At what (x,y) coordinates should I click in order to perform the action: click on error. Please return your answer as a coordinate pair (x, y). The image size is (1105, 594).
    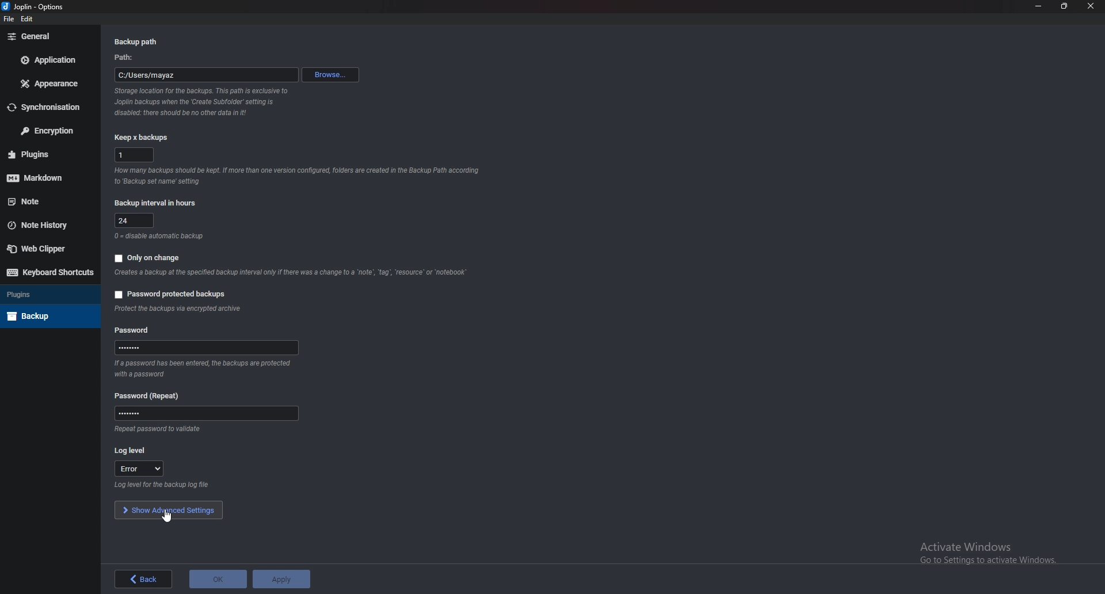
    Looking at the image, I should click on (138, 468).